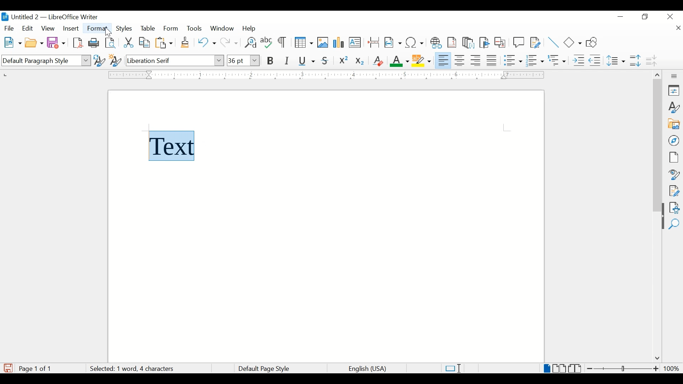  What do you see at coordinates (324, 75) in the screenshot?
I see `margin` at bounding box center [324, 75].